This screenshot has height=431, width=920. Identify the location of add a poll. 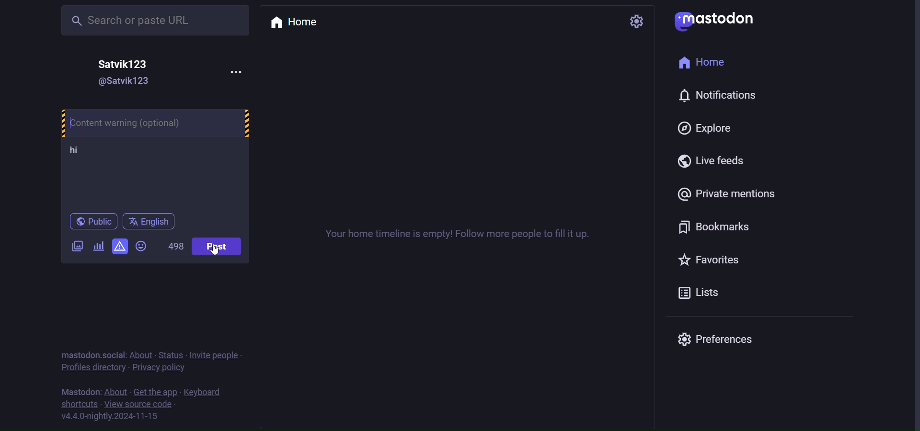
(99, 245).